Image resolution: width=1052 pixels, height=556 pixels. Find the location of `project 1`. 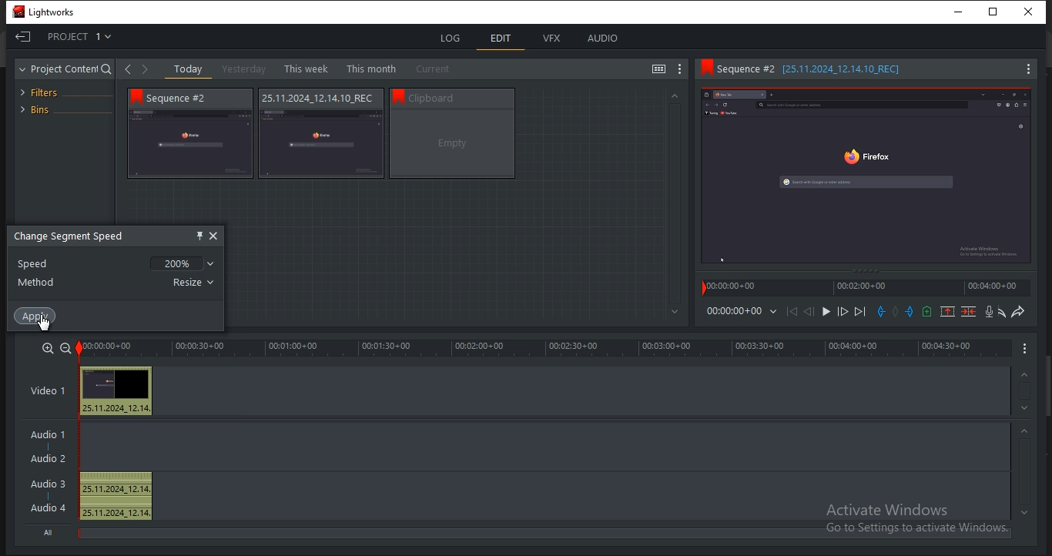

project 1 is located at coordinates (69, 38).